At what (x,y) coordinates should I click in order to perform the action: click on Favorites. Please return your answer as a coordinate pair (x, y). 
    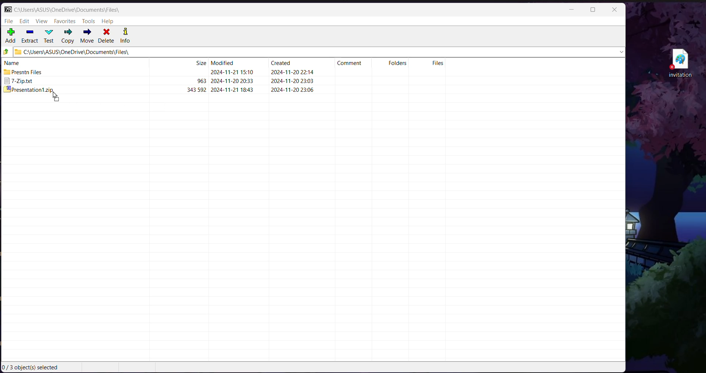
    Looking at the image, I should click on (65, 22).